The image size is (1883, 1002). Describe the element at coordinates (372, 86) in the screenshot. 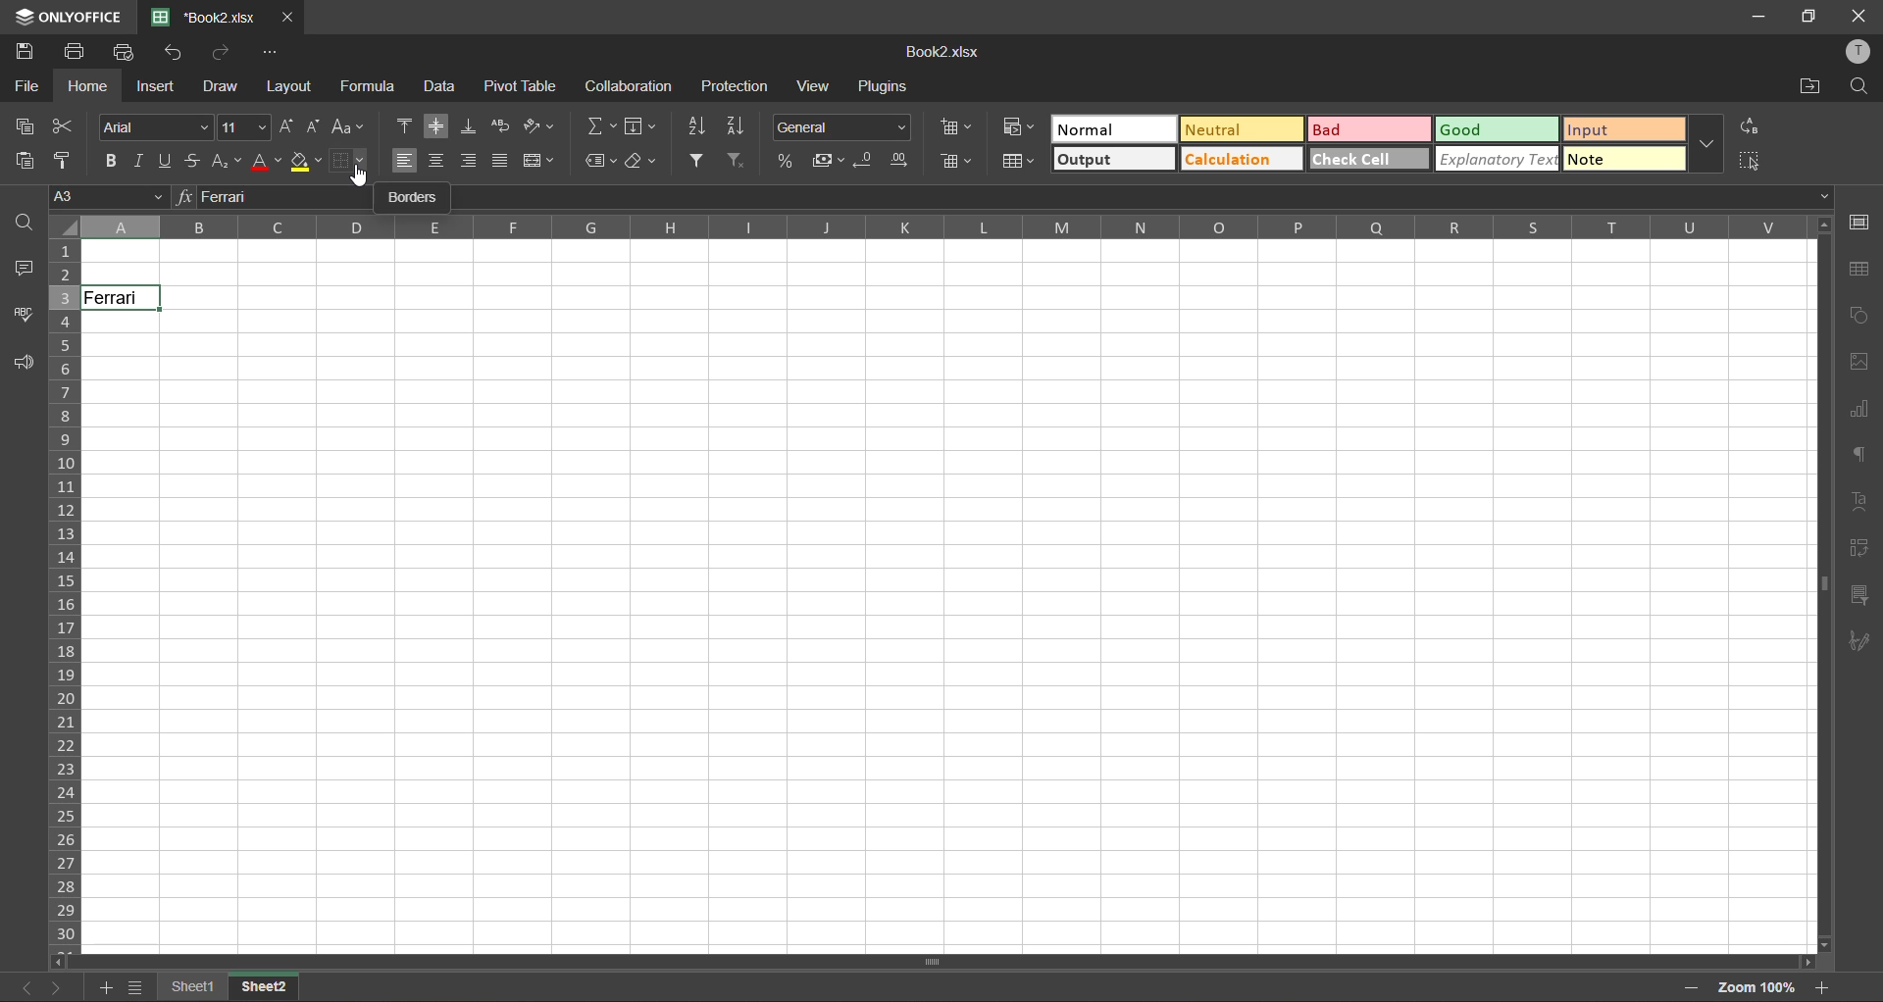

I see `formula` at that location.